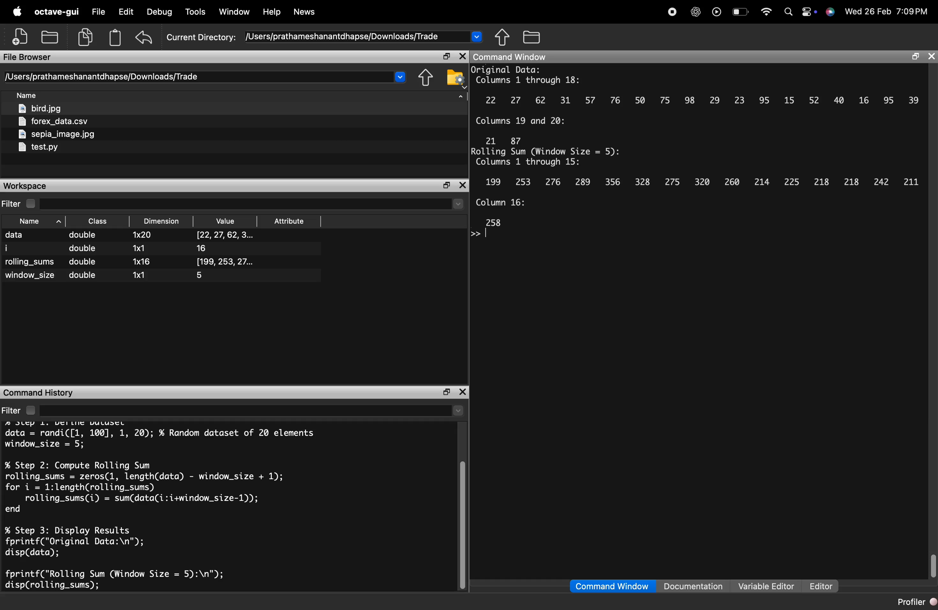  I want to click on close, so click(463, 185).